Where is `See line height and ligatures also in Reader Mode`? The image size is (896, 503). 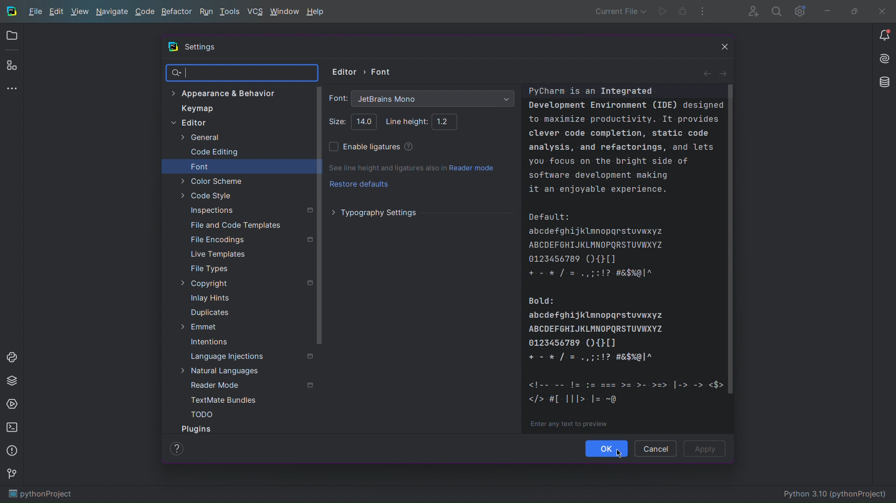
See line height and ligatures also in Reader Mode is located at coordinates (413, 169).